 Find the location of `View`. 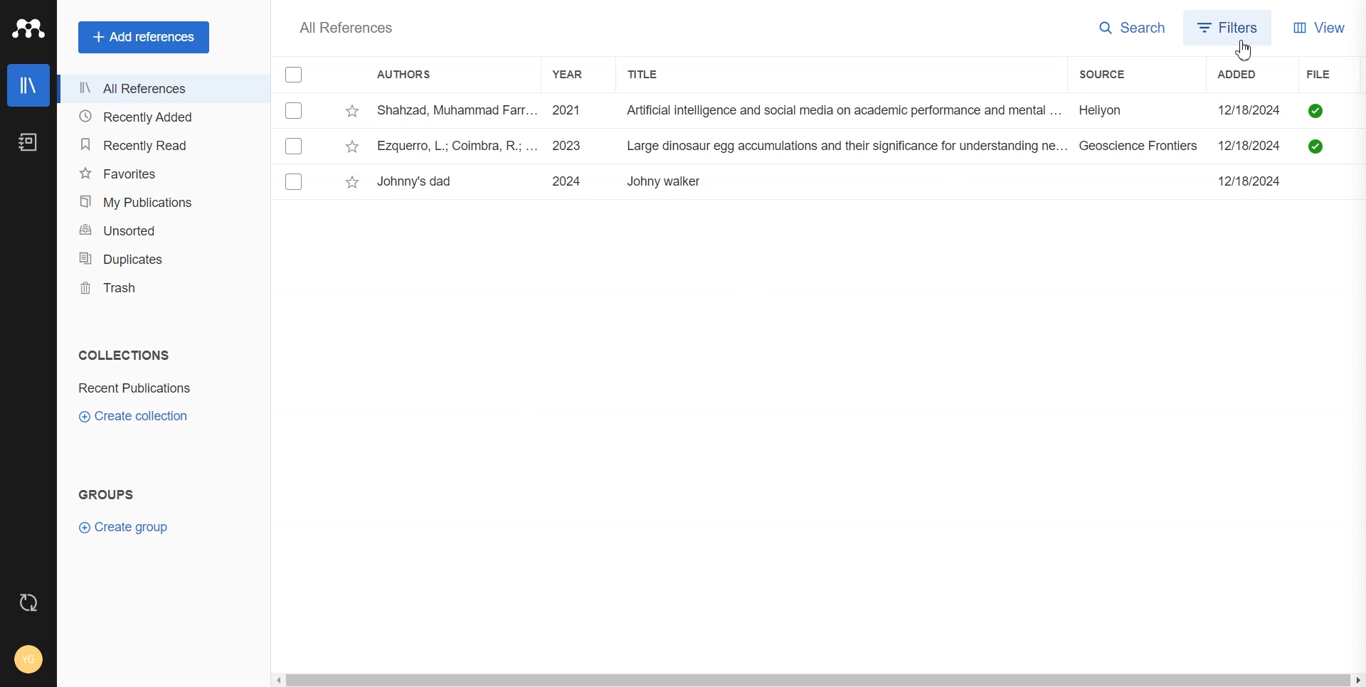

View is located at coordinates (1319, 26).